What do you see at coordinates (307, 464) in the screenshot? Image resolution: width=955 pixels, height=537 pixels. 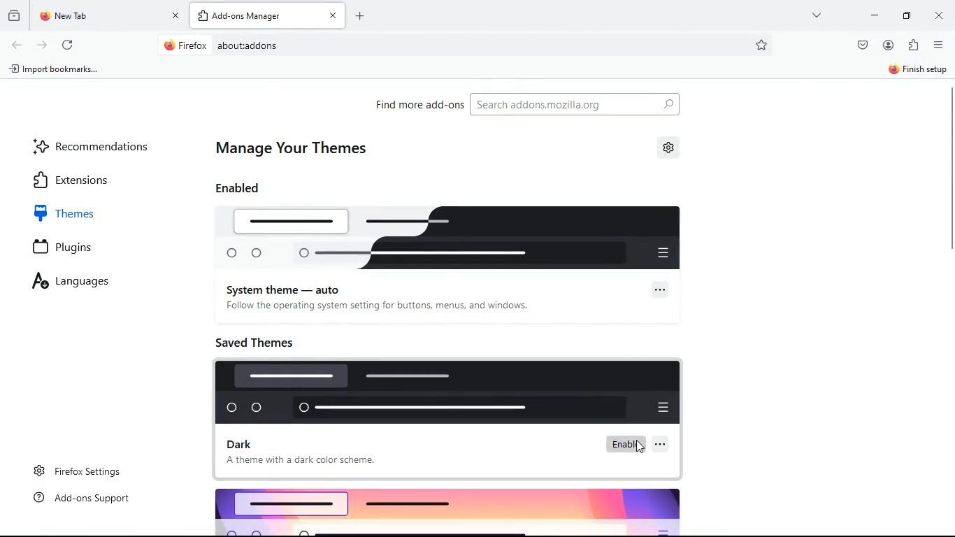 I see `description` at bounding box center [307, 464].